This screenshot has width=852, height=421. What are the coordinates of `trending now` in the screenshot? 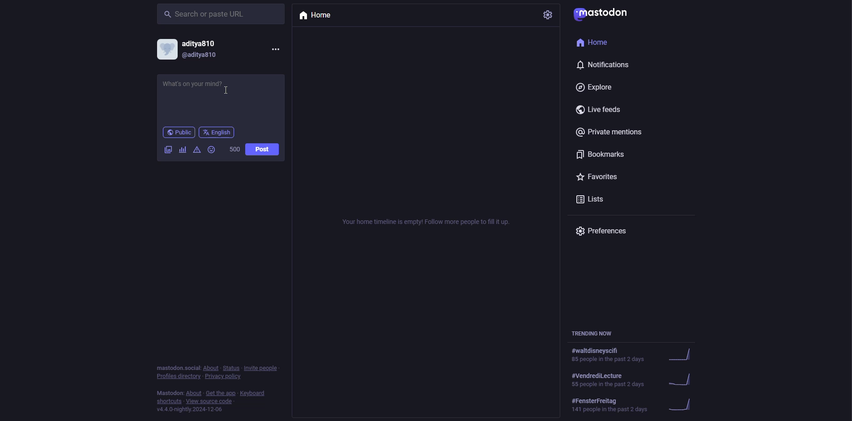 It's located at (593, 334).